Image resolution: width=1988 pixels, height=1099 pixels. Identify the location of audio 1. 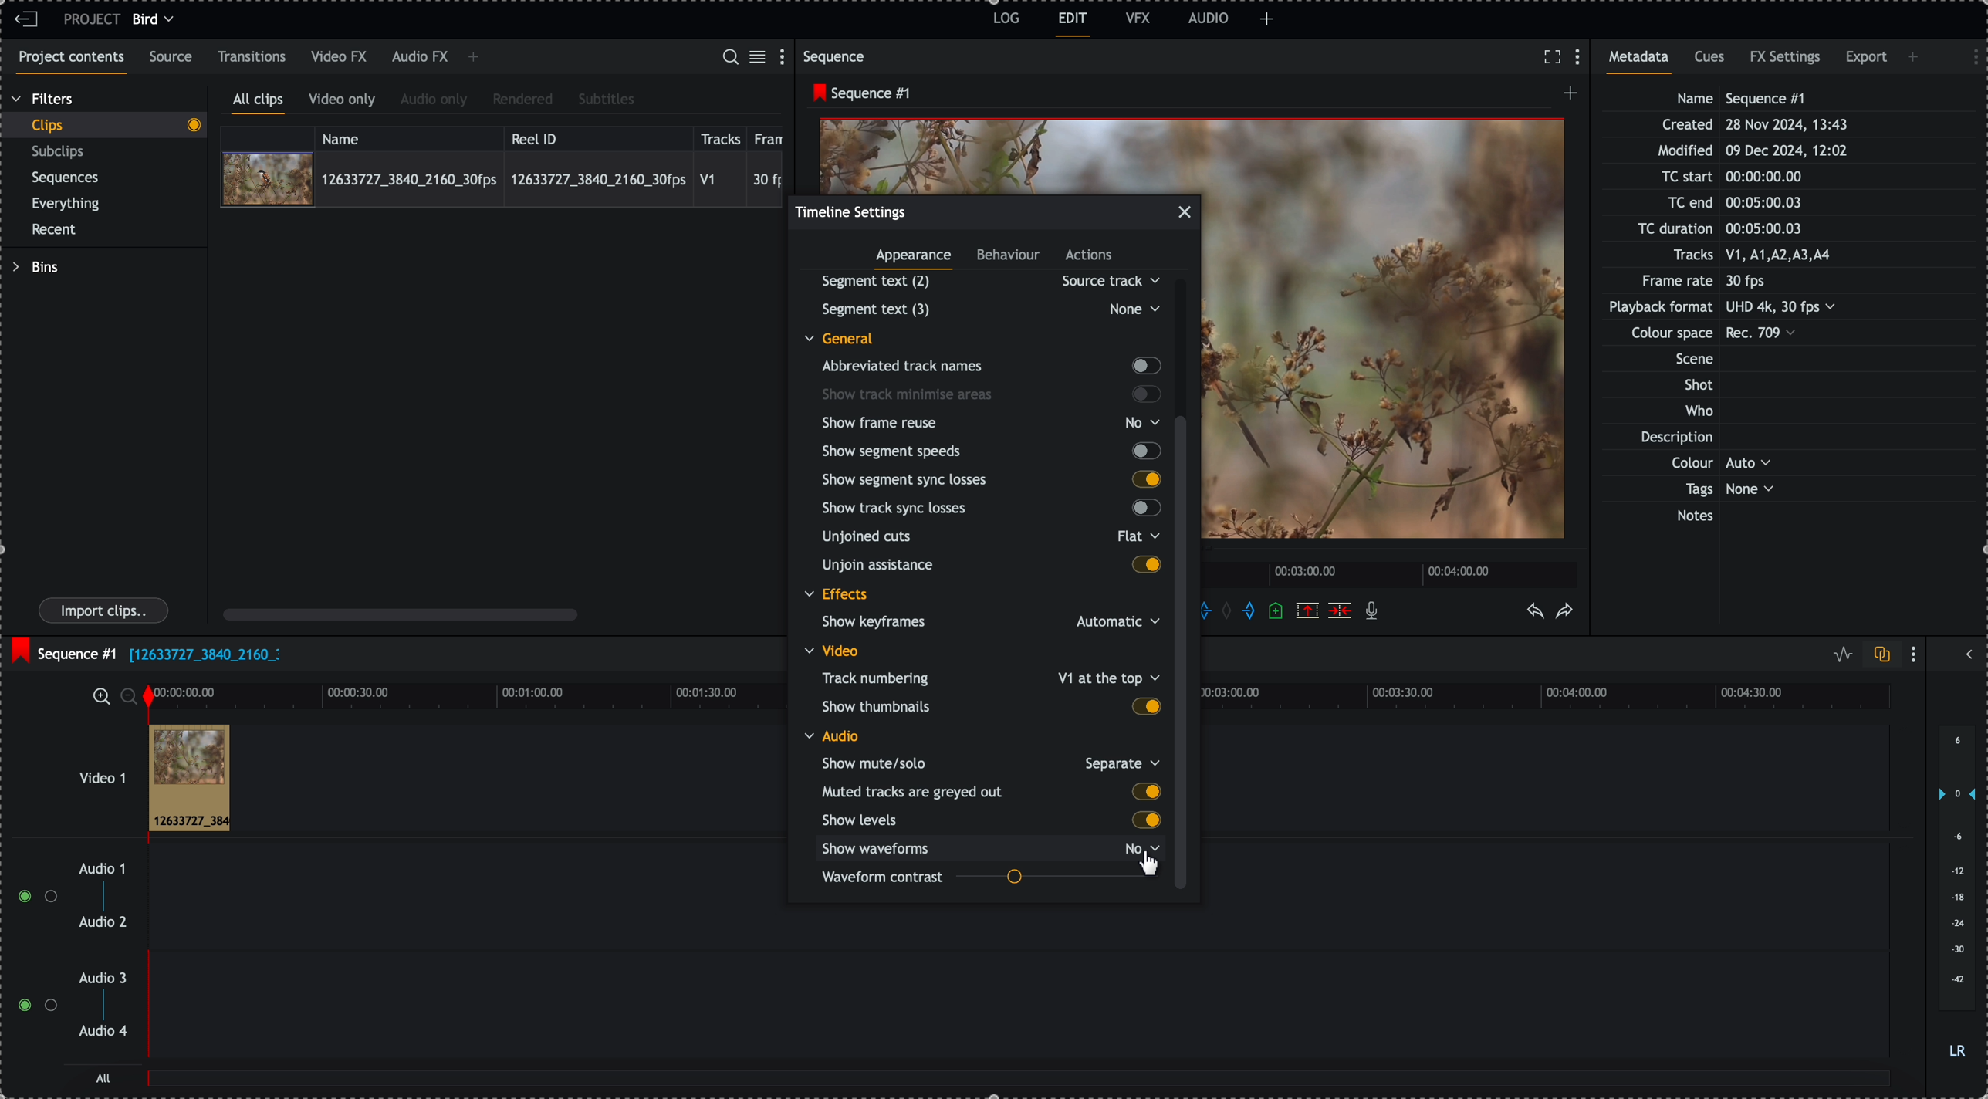
(96, 870).